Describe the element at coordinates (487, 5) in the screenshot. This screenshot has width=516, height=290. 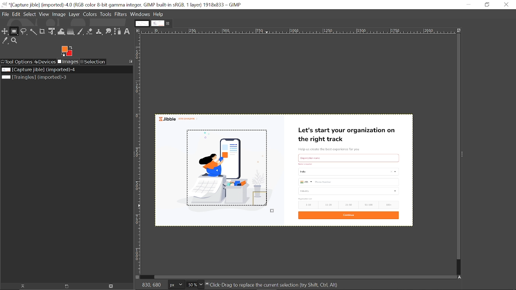
I see `Restore down` at that location.